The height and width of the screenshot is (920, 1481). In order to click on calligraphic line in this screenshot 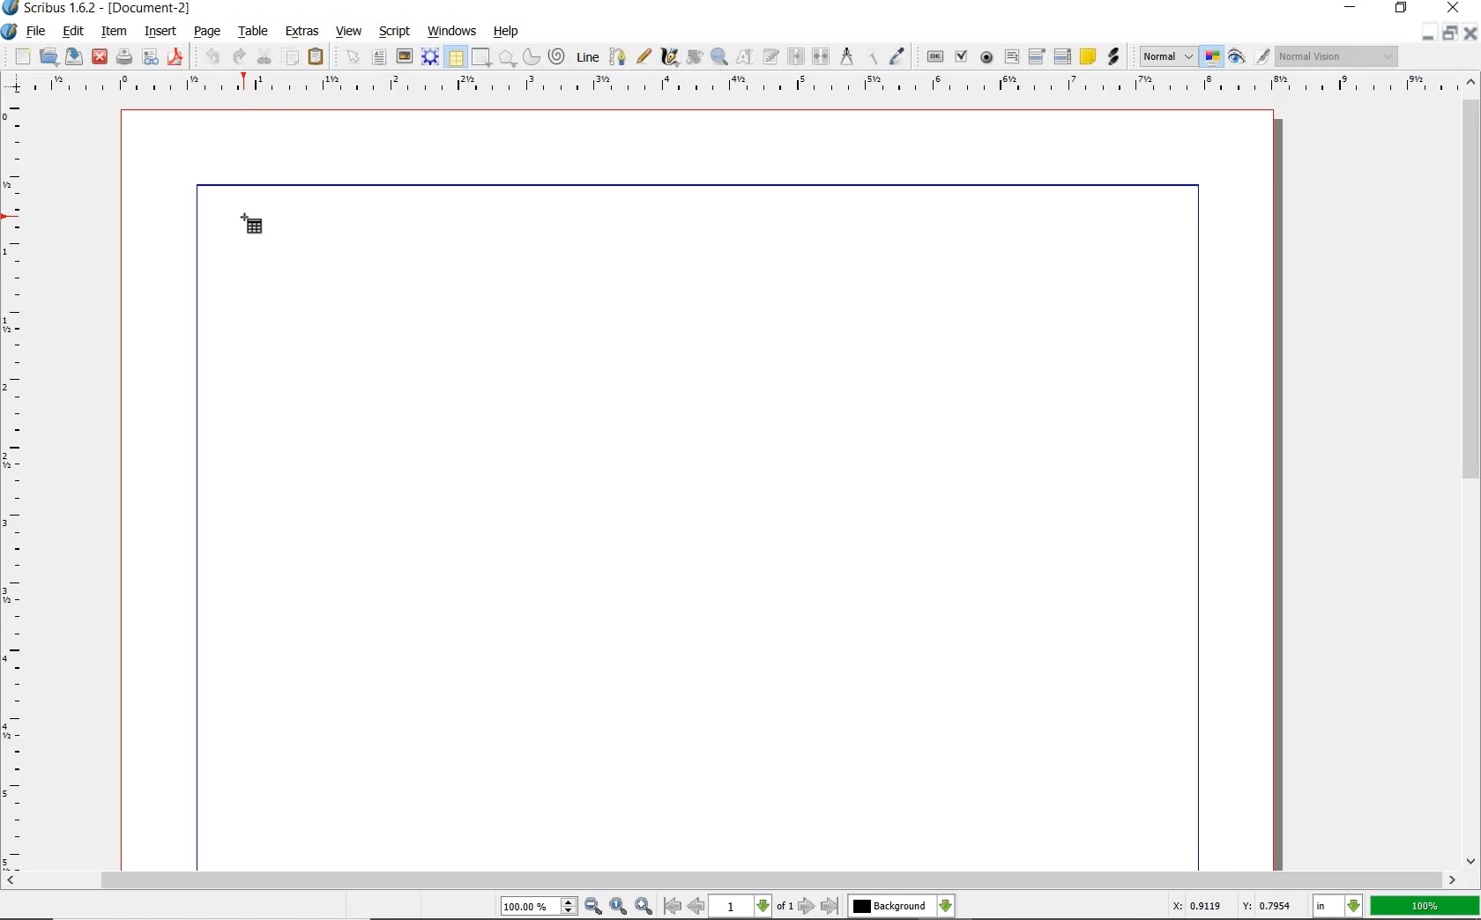, I will do `click(668, 58)`.